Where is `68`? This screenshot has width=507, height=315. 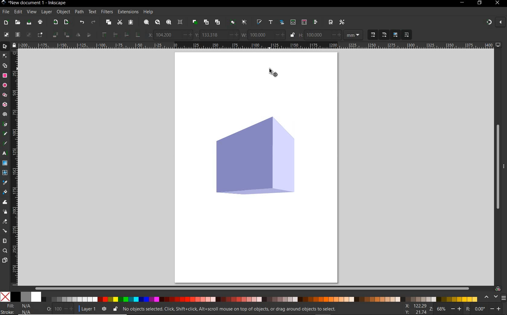
68 is located at coordinates (442, 310).